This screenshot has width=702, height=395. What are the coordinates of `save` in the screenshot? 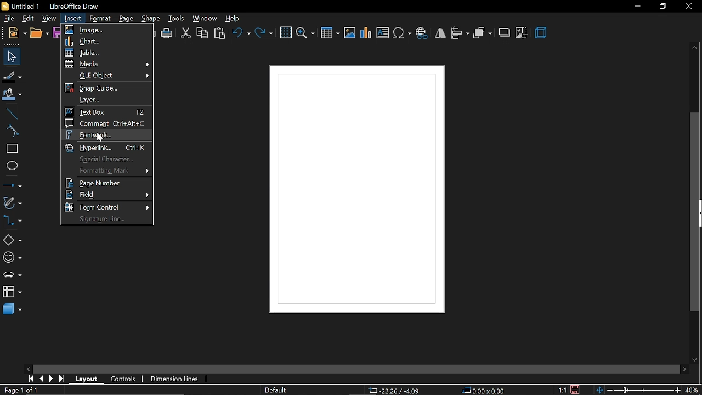 It's located at (57, 34).